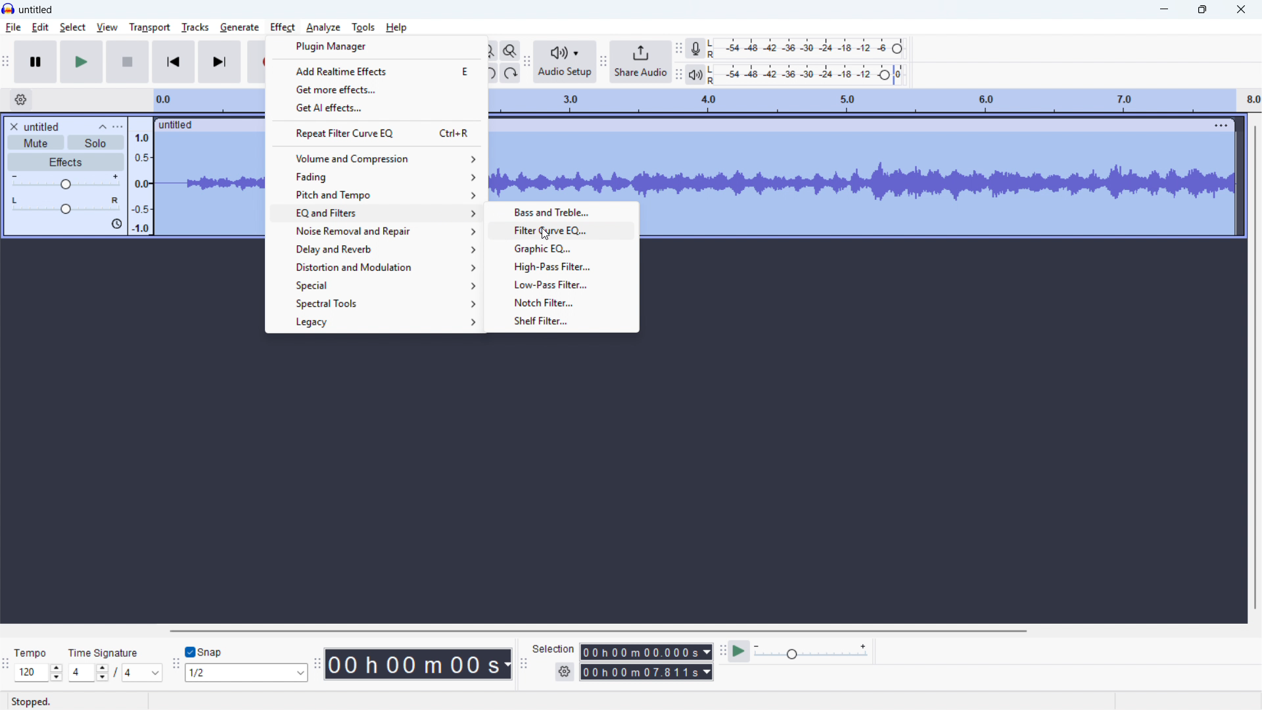  Describe the element at coordinates (377, 106) in the screenshot. I see `Get AI effects ` at that location.